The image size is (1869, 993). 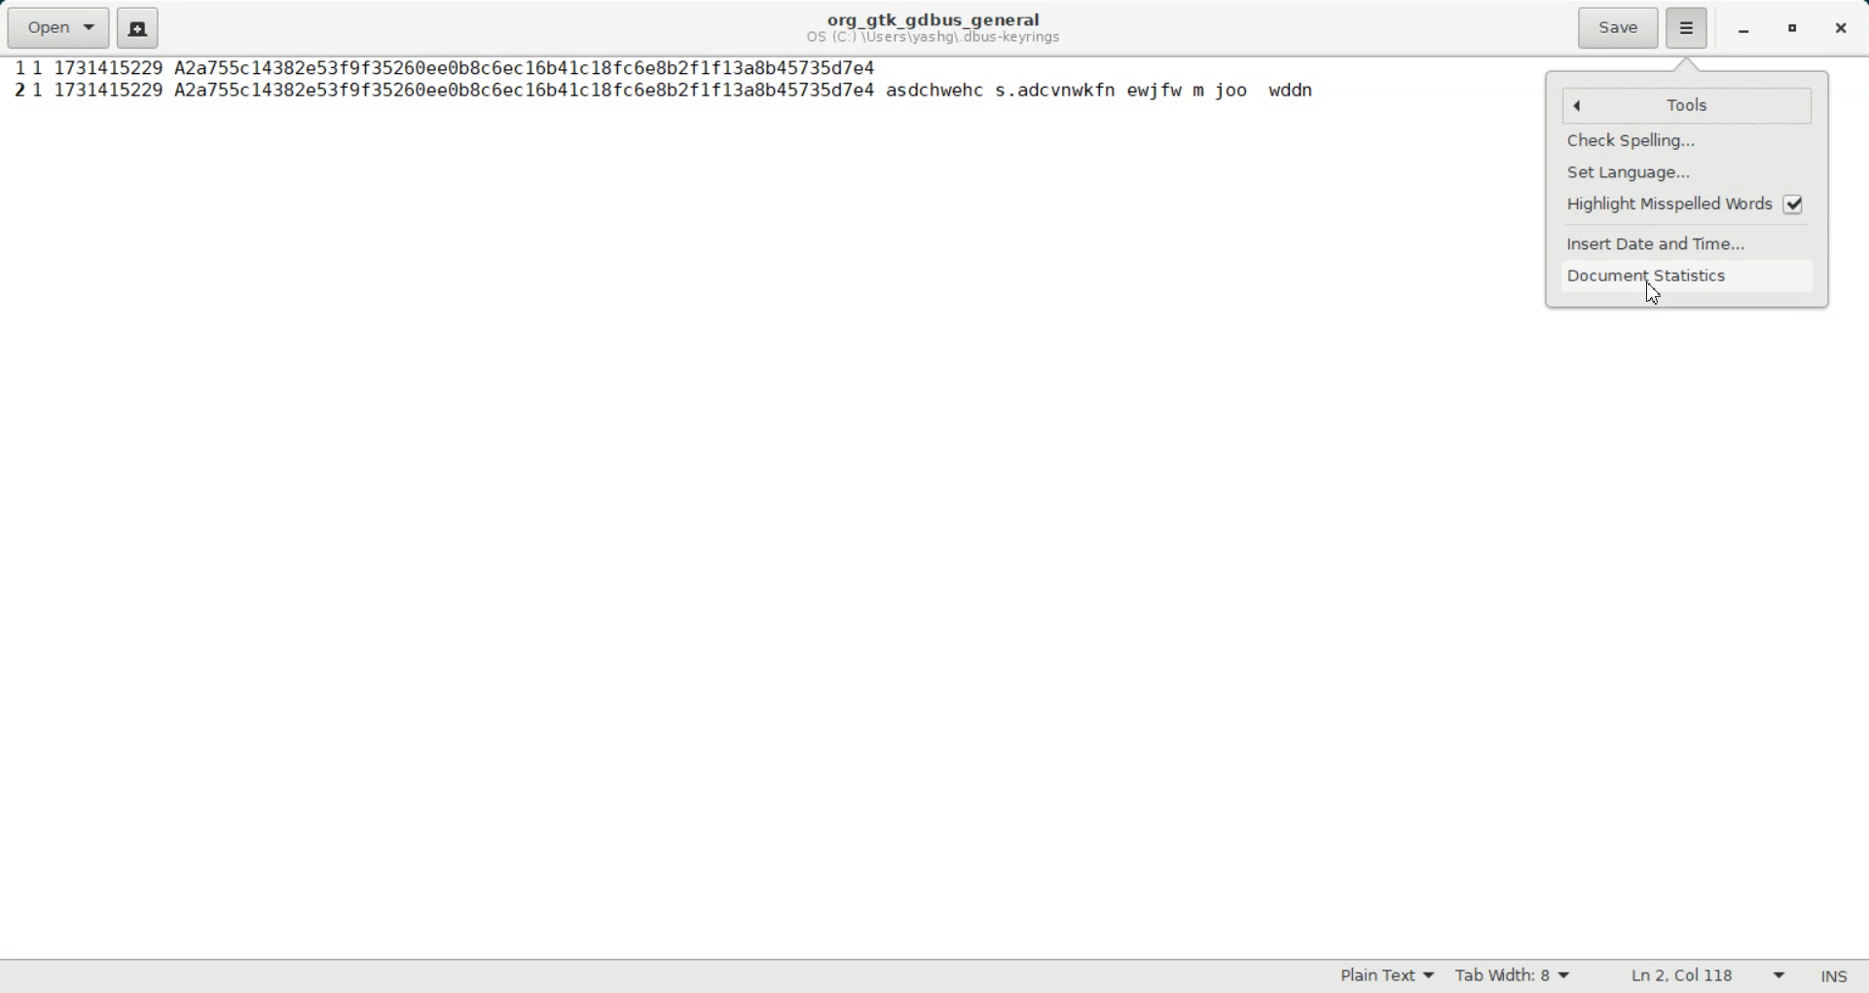 I want to click on Text line number, so click(x=13, y=82).